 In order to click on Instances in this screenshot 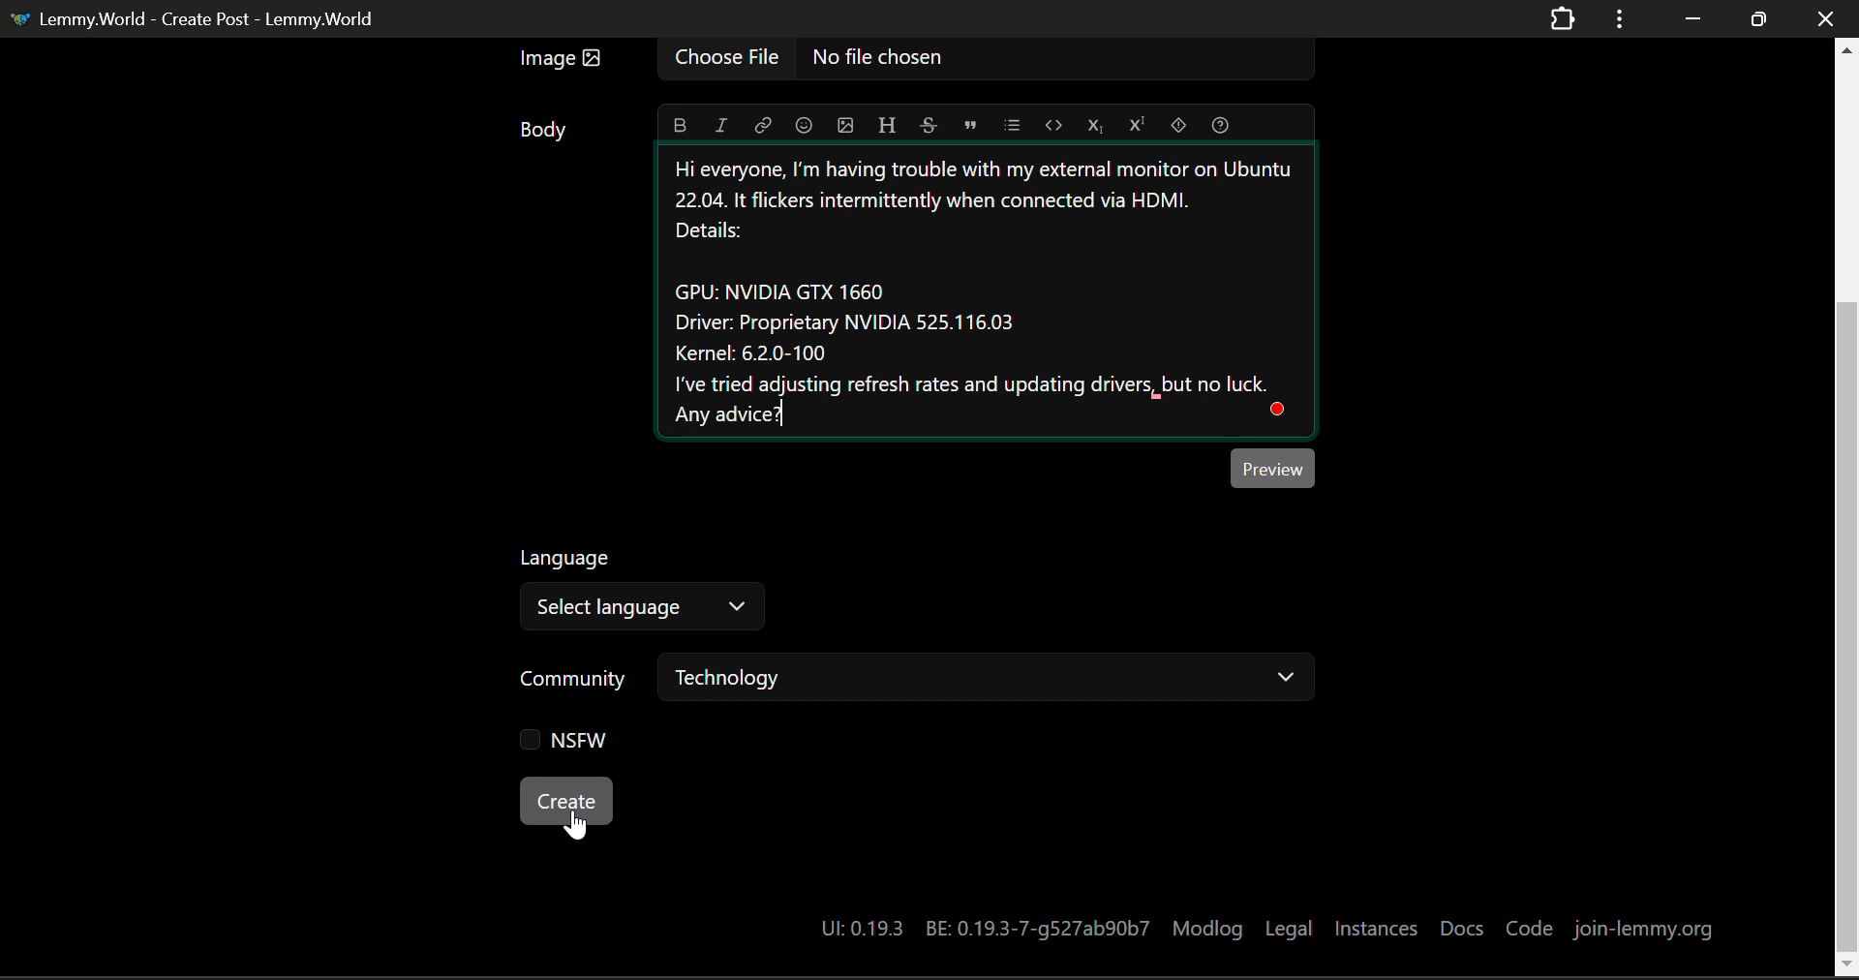, I will do `click(1376, 927)`.